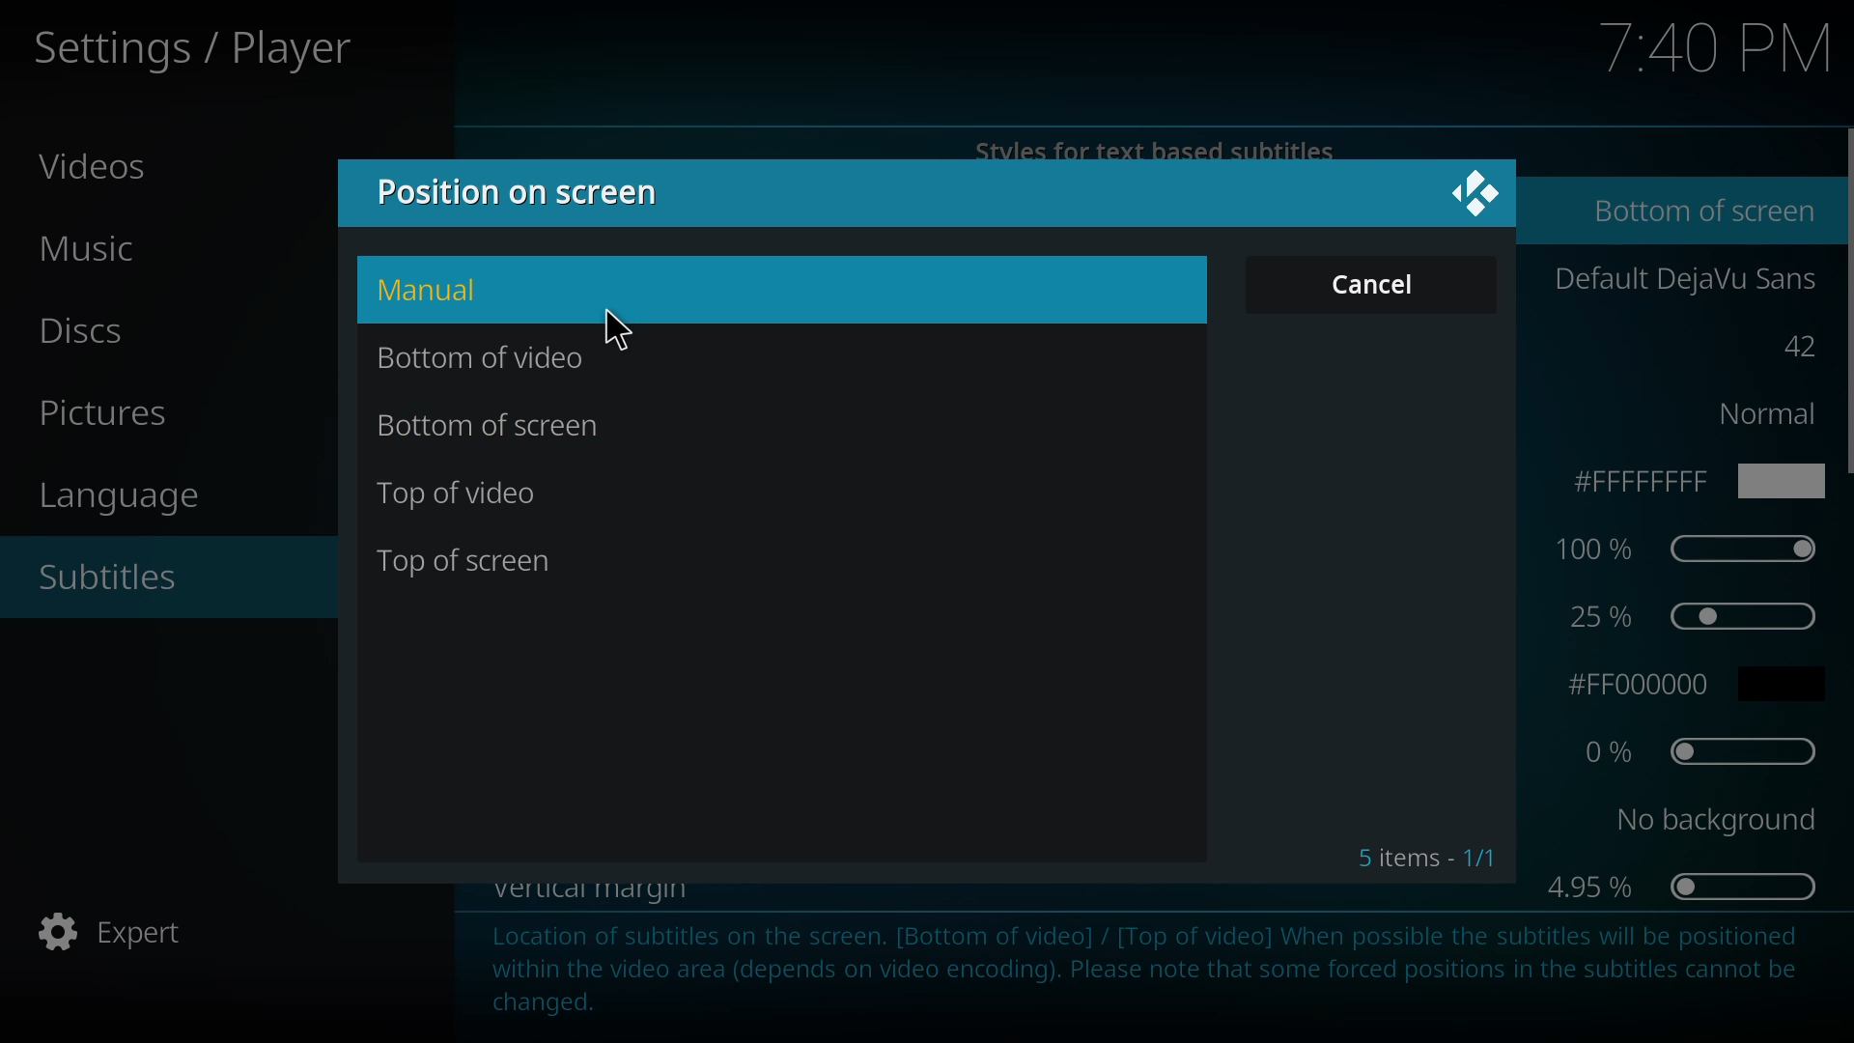 The image size is (1854, 1043). I want to click on 4.95, so click(1677, 887).